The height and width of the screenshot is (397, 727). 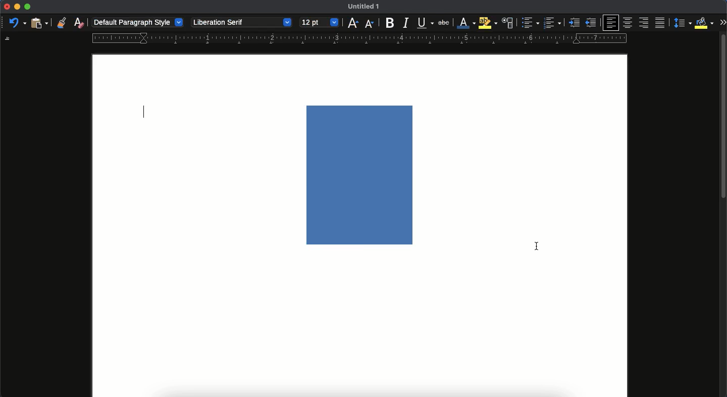 What do you see at coordinates (465, 23) in the screenshot?
I see `font color` at bounding box center [465, 23].